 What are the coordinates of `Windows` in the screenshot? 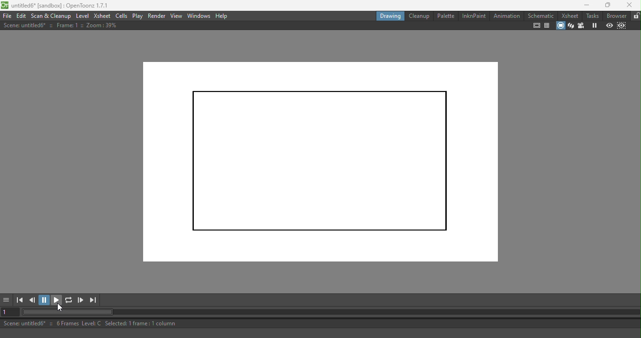 It's located at (198, 16).